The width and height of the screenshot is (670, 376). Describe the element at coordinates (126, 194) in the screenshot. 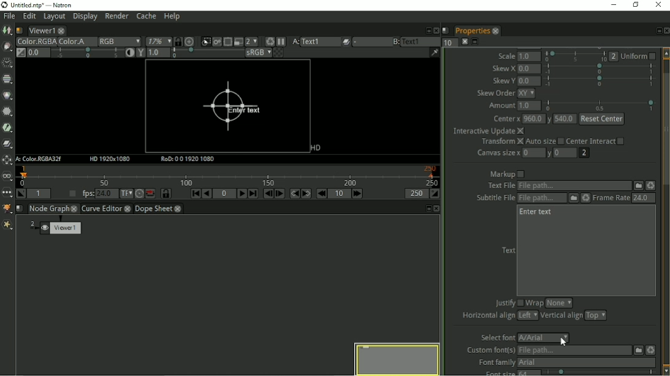

I see `Set the time display format` at that location.